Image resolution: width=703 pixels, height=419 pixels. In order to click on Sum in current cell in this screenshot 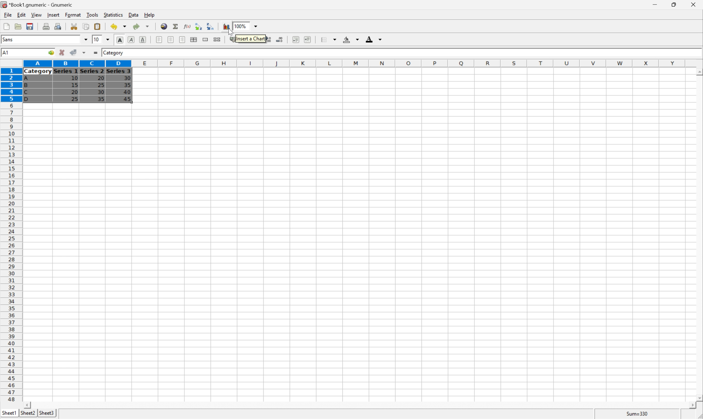, I will do `click(176, 26)`.